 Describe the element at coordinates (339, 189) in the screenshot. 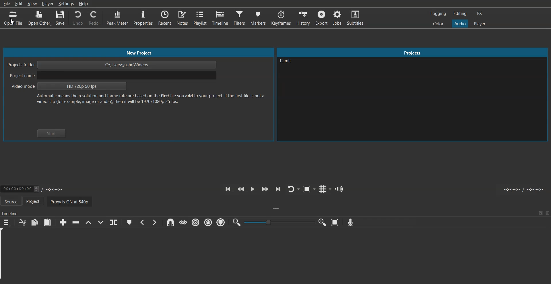

I see `Show the volume control` at that location.